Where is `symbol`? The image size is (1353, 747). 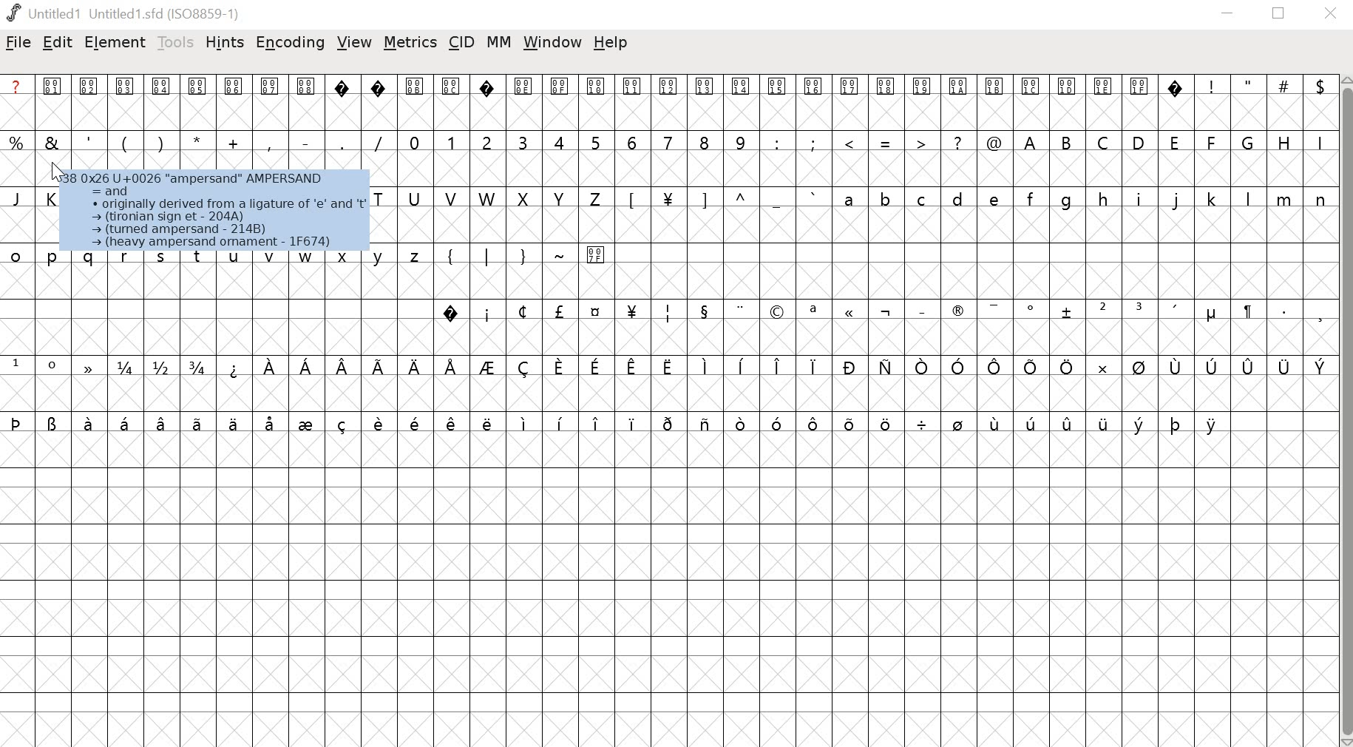
symbol is located at coordinates (1320, 365).